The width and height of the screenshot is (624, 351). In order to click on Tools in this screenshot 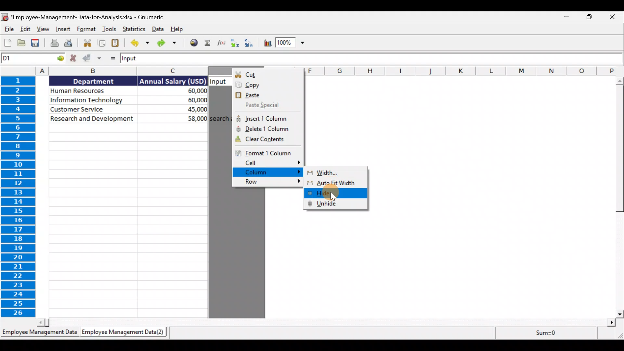, I will do `click(110, 28)`.